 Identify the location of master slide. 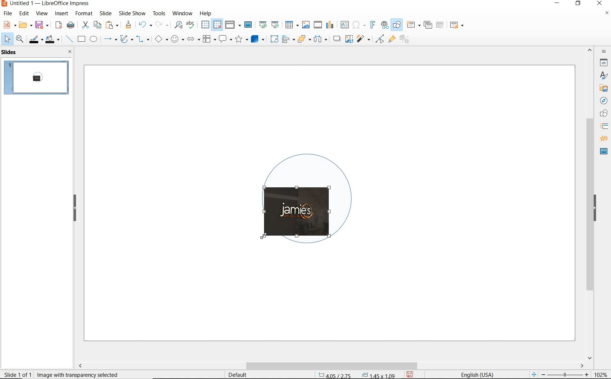
(249, 25).